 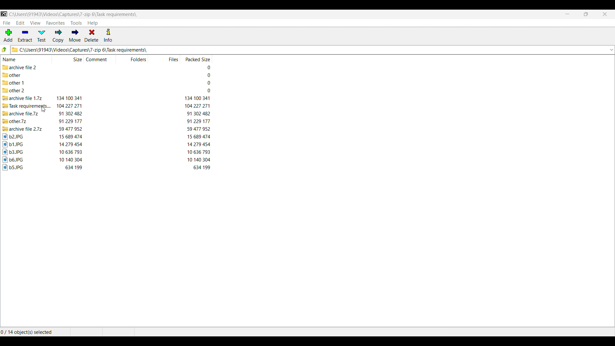 What do you see at coordinates (196, 167) in the screenshot?
I see `packed size` at bounding box center [196, 167].